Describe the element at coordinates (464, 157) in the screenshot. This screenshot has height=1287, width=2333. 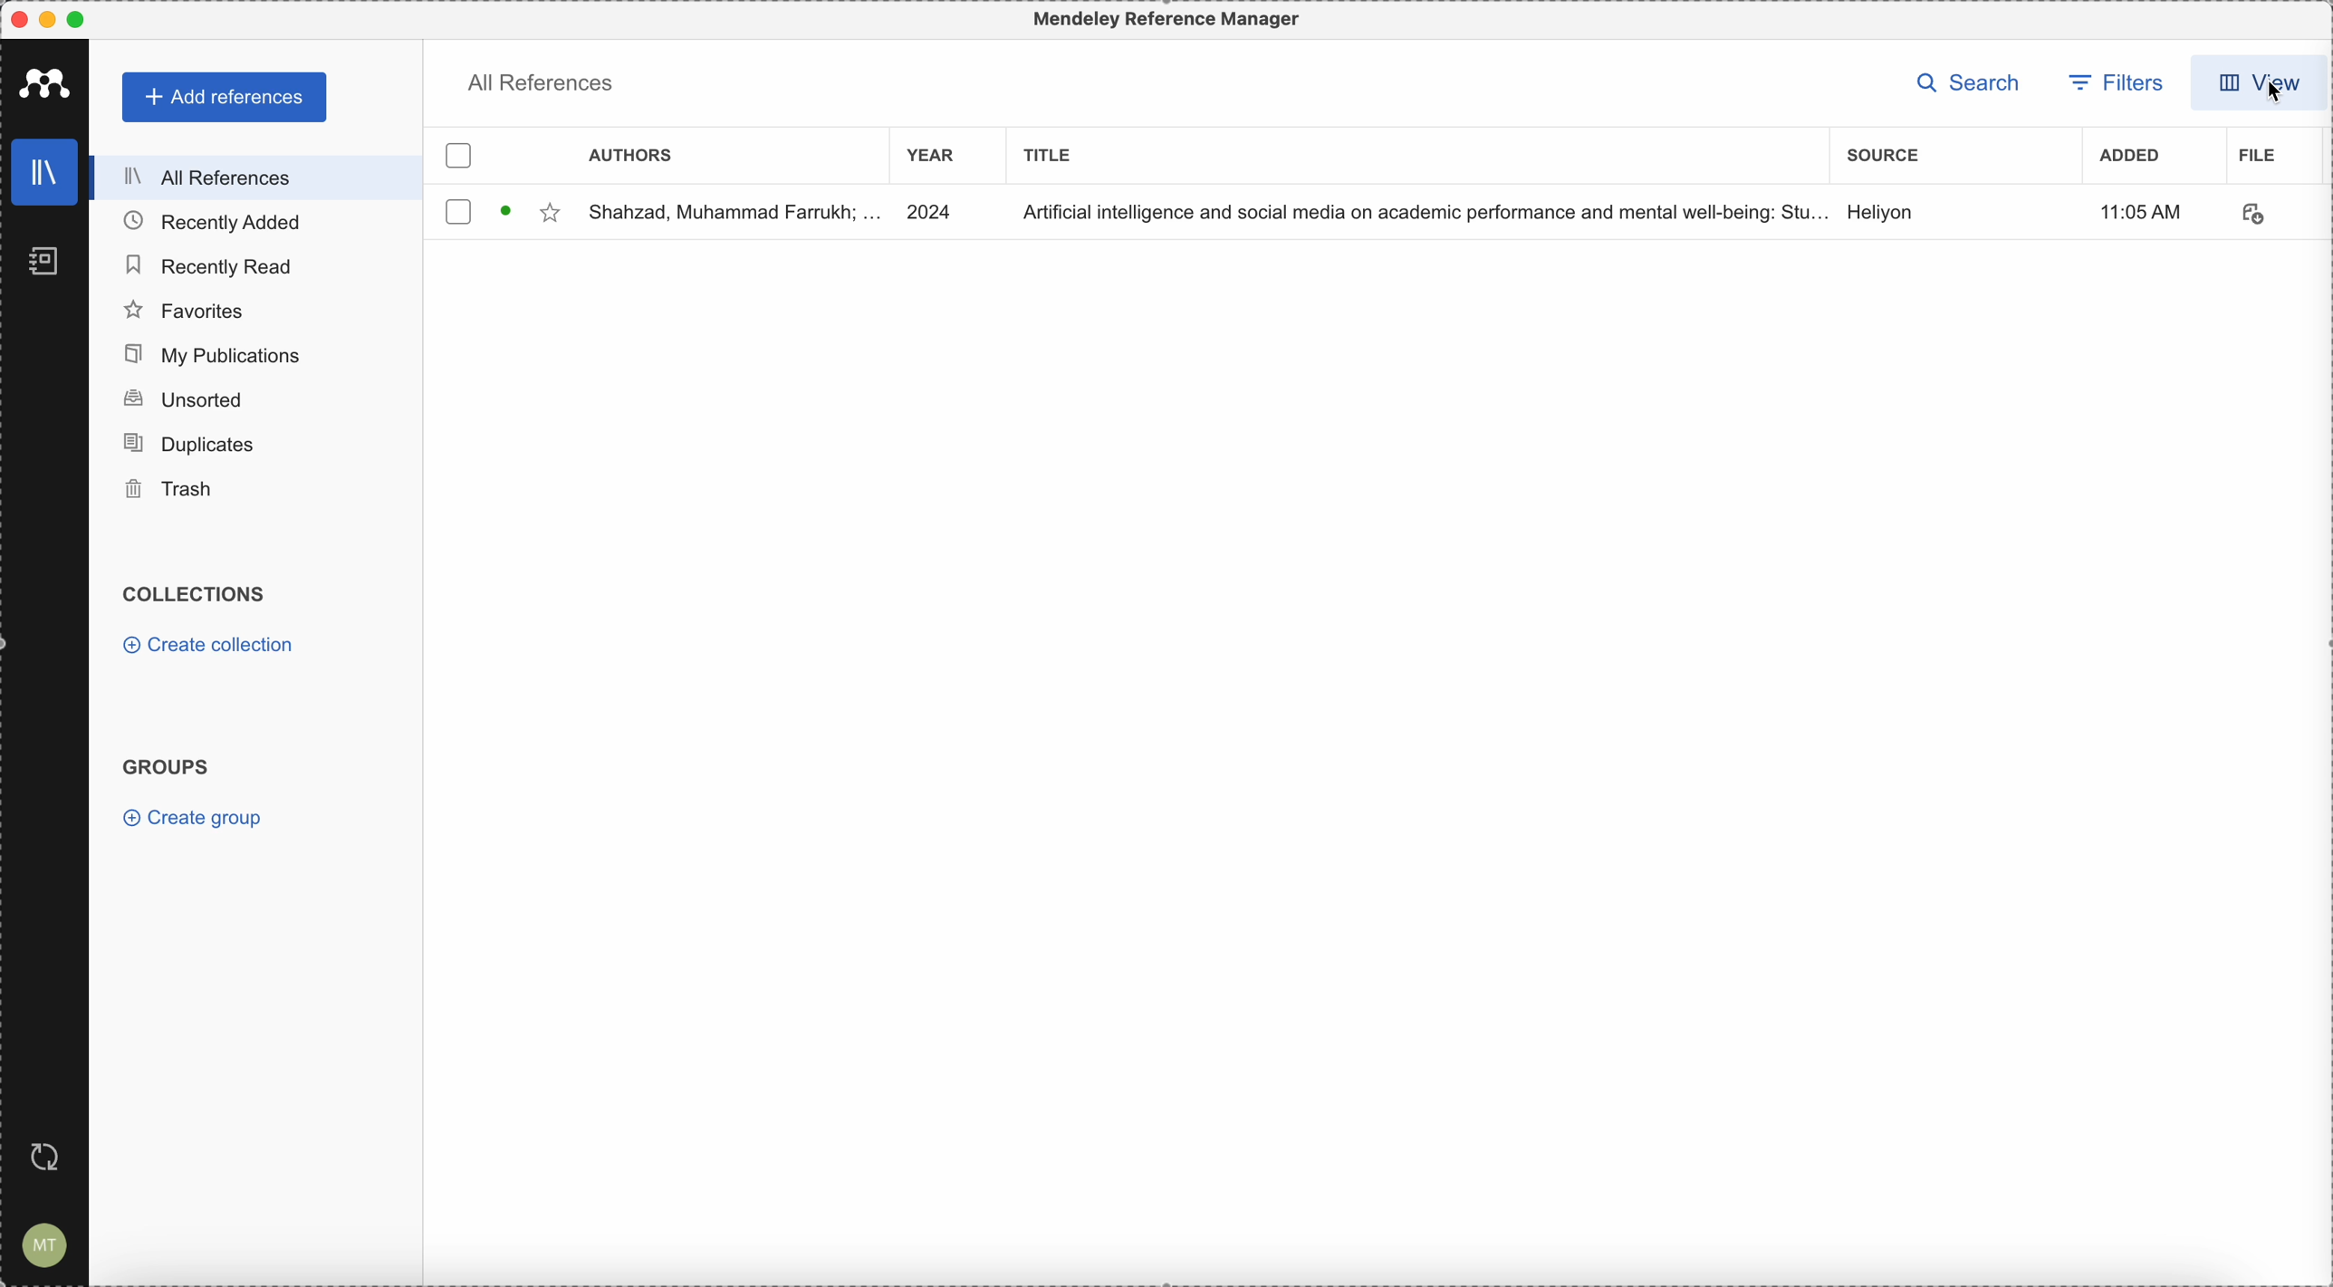
I see `checkbox` at that location.